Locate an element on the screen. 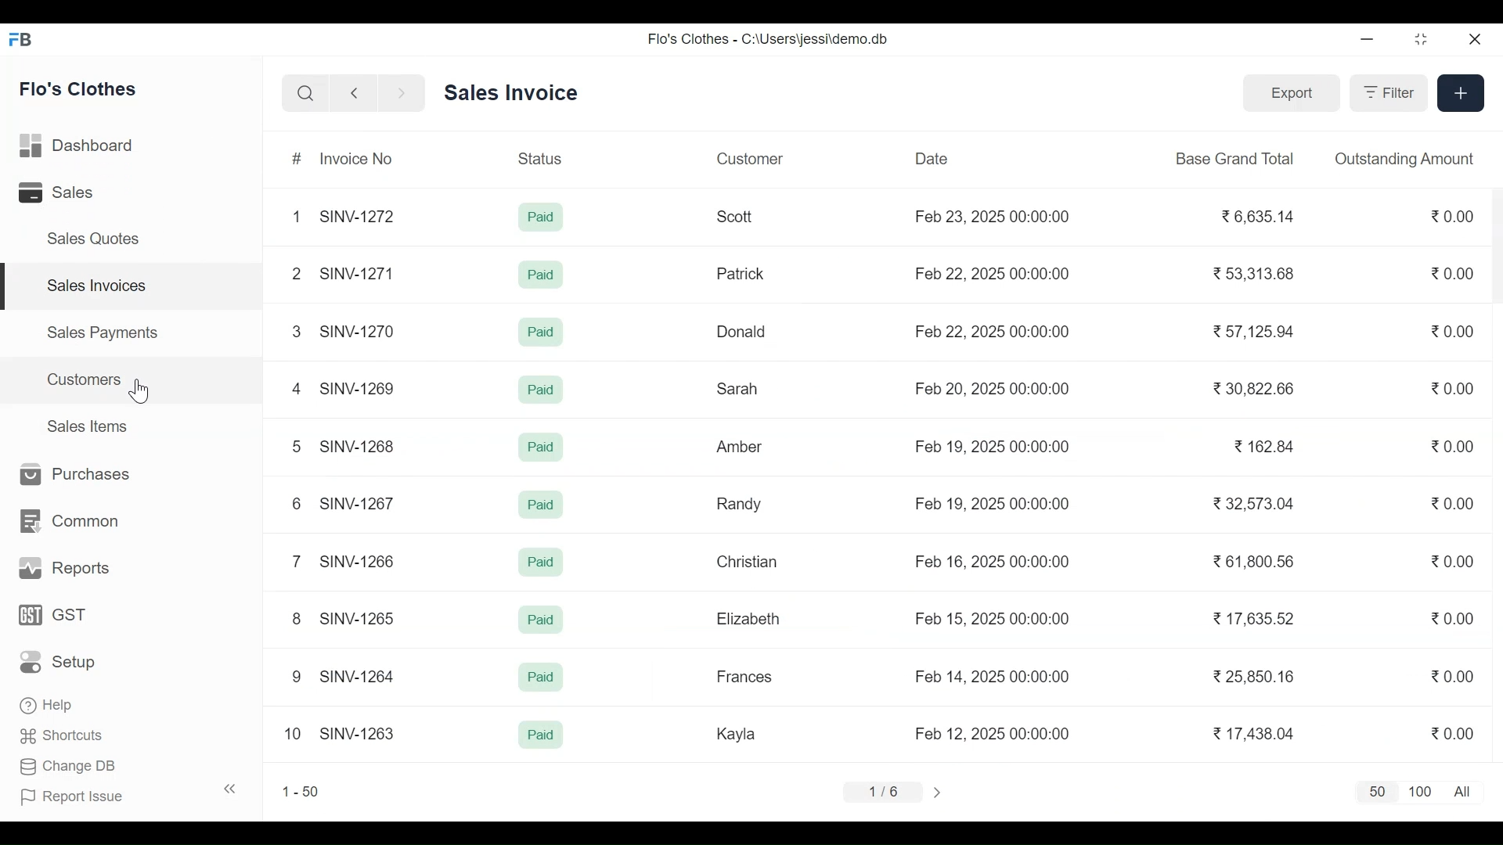 The image size is (1503, 845). SINV-1266 is located at coordinates (359, 562).